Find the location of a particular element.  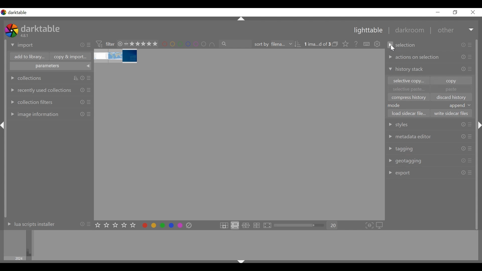

presets is located at coordinates (471, 57).